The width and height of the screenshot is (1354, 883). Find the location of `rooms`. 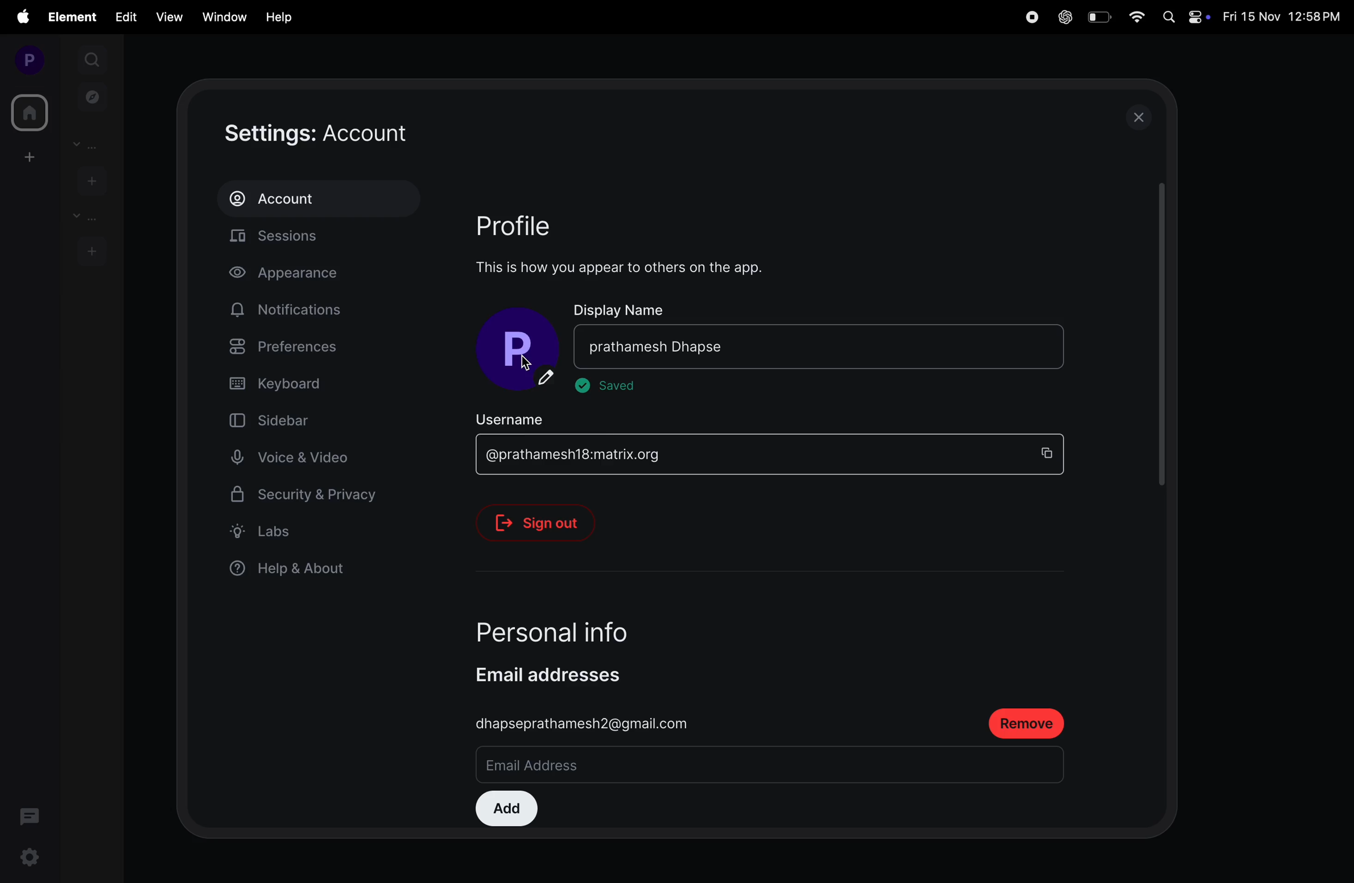

rooms is located at coordinates (83, 217).